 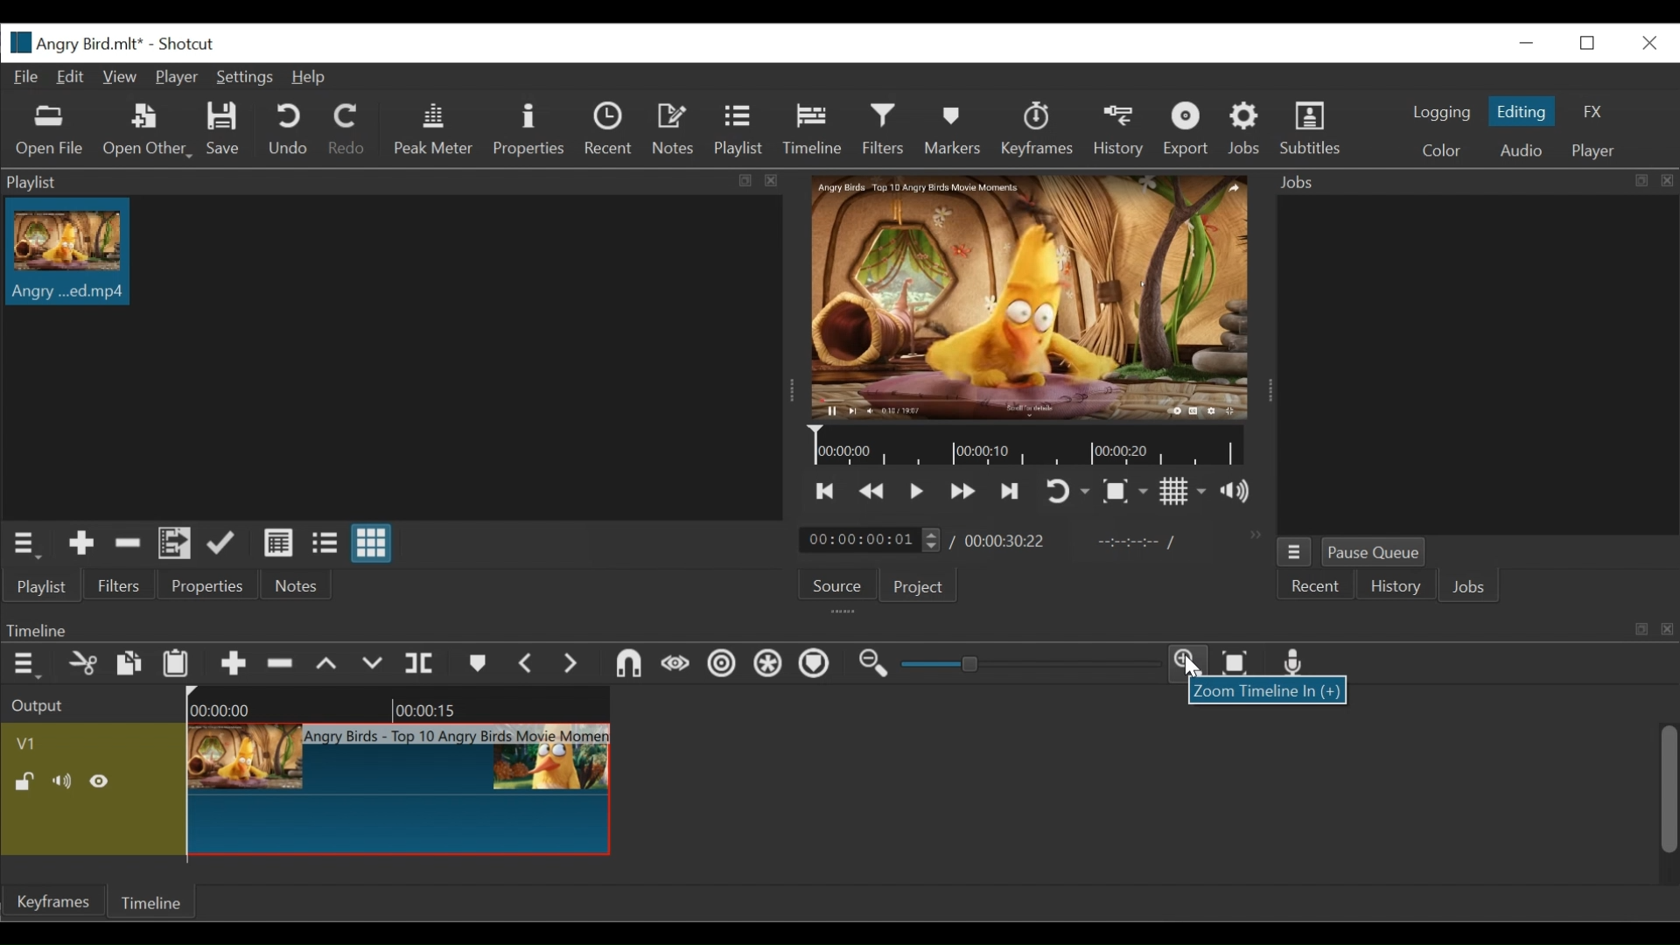 What do you see at coordinates (1035, 447) in the screenshot?
I see `Timeline` at bounding box center [1035, 447].